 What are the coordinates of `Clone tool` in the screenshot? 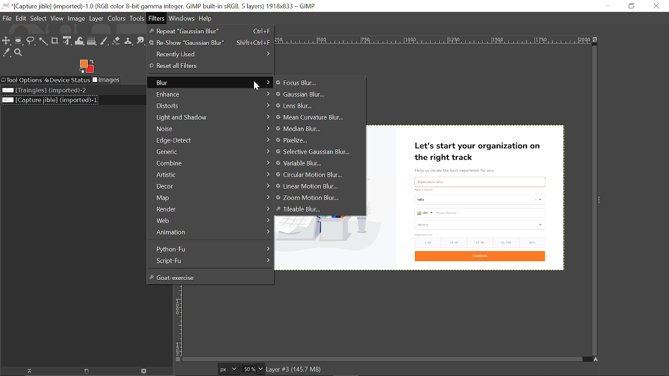 It's located at (129, 40).